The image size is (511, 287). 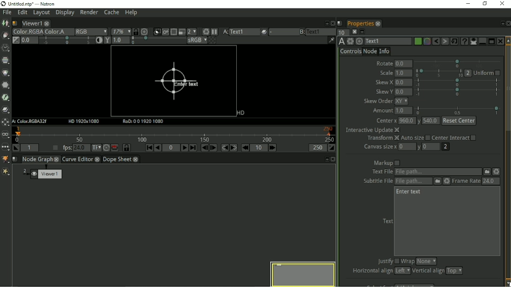 What do you see at coordinates (387, 261) in the screenshot?
I see `Justify` at bounding box center [387, 261].